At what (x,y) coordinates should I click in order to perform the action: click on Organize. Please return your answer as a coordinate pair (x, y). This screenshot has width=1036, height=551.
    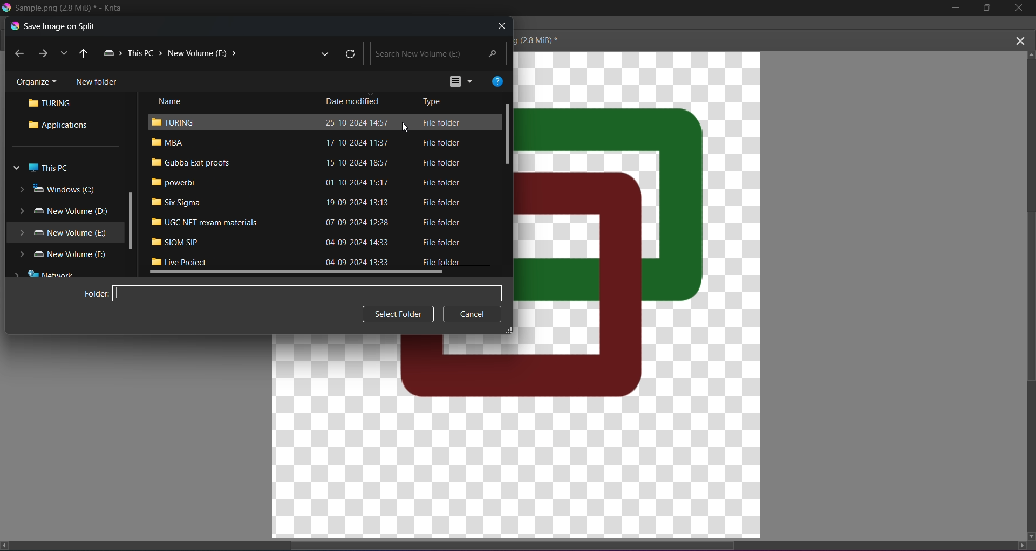
    Looking at the image, I should click on (35, 81).